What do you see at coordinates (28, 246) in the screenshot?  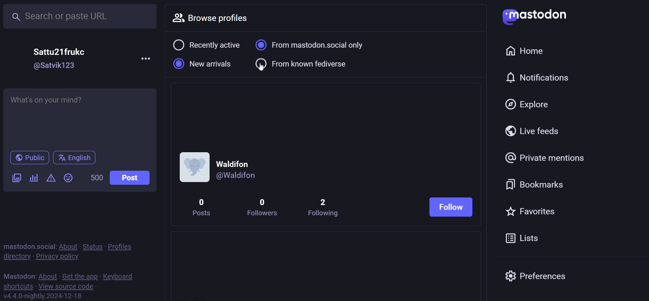 I see `mastodon social` at bounding box center [28, 246].